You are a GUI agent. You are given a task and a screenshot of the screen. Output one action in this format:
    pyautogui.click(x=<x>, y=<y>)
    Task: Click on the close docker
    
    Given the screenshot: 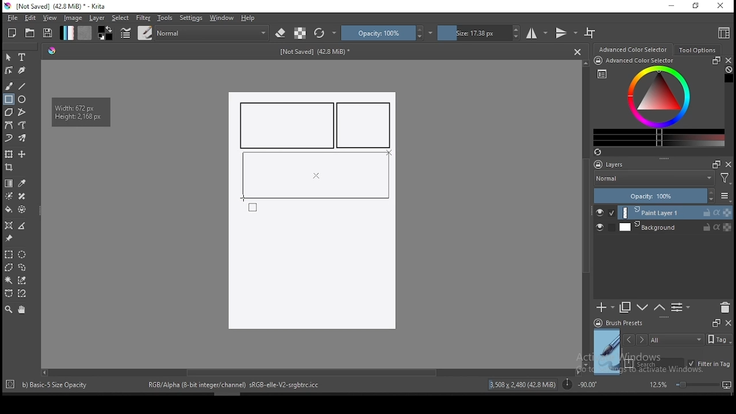 What is the action you would take?
    pyautogui.click(x=728, y=322)
    